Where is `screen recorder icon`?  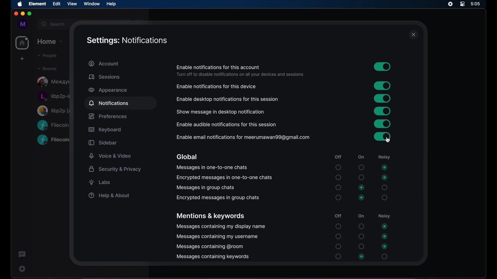 screen recorder icon is located at coordinates (450, 4).